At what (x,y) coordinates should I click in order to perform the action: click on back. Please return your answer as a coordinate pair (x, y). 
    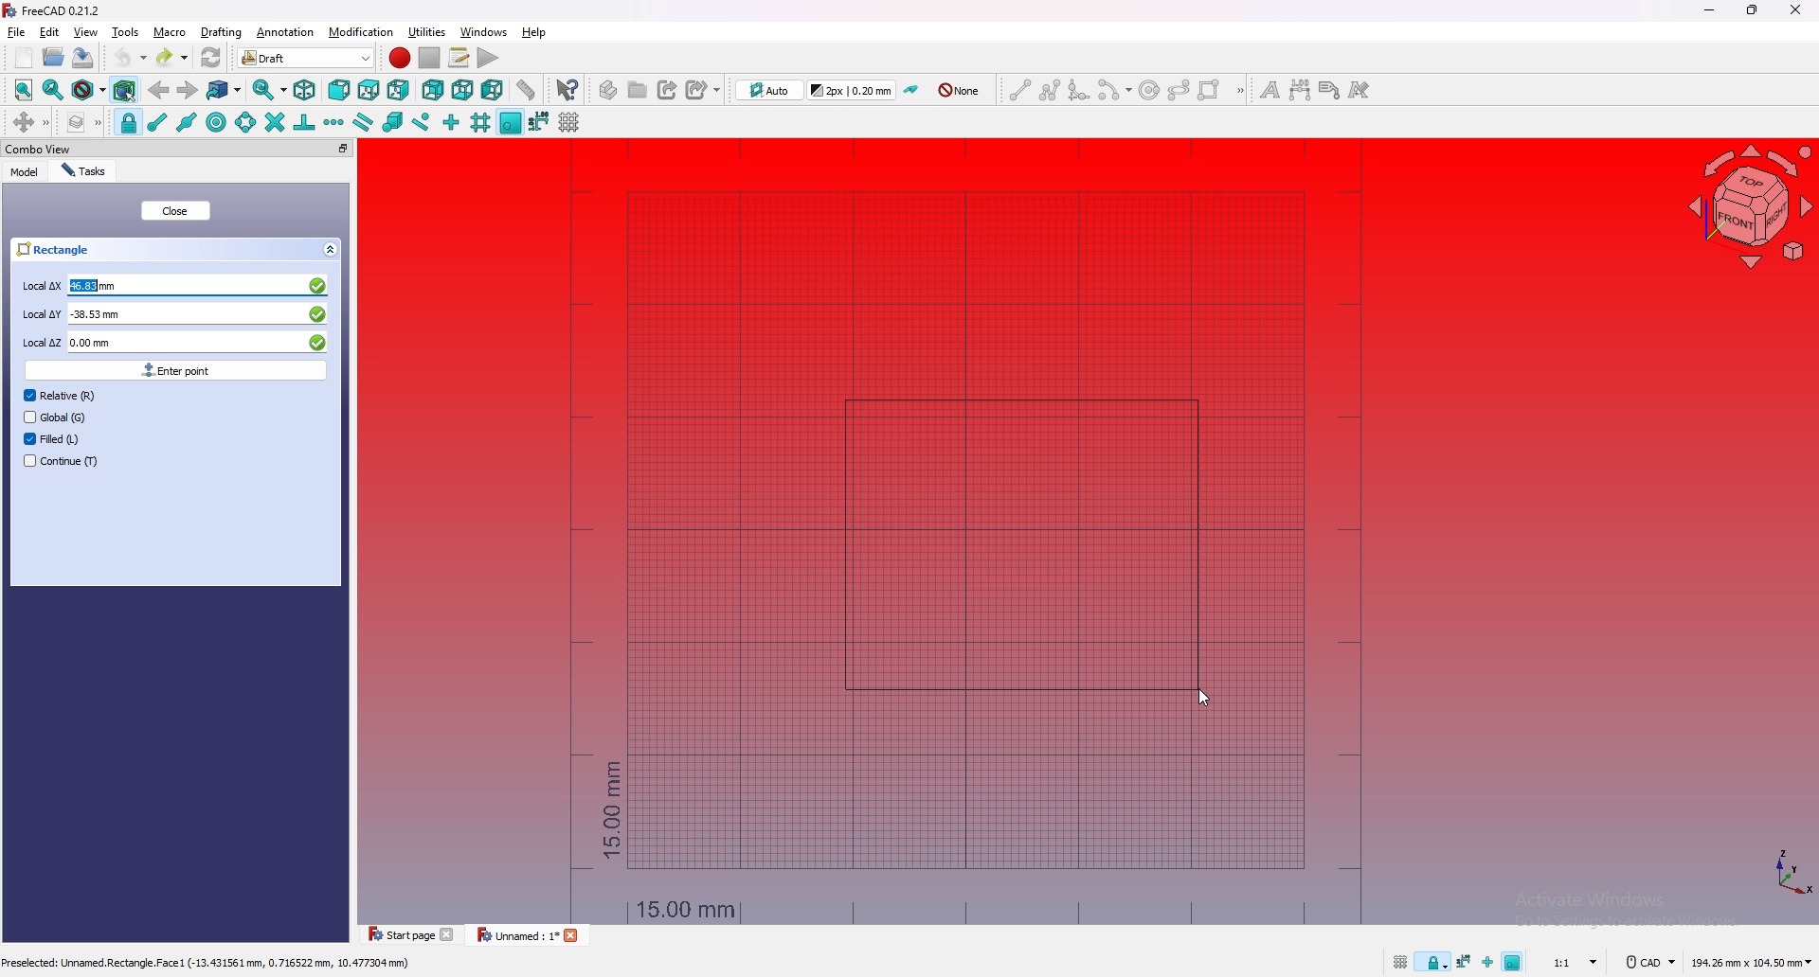
    Looking at the image, I should click on (158, 90).